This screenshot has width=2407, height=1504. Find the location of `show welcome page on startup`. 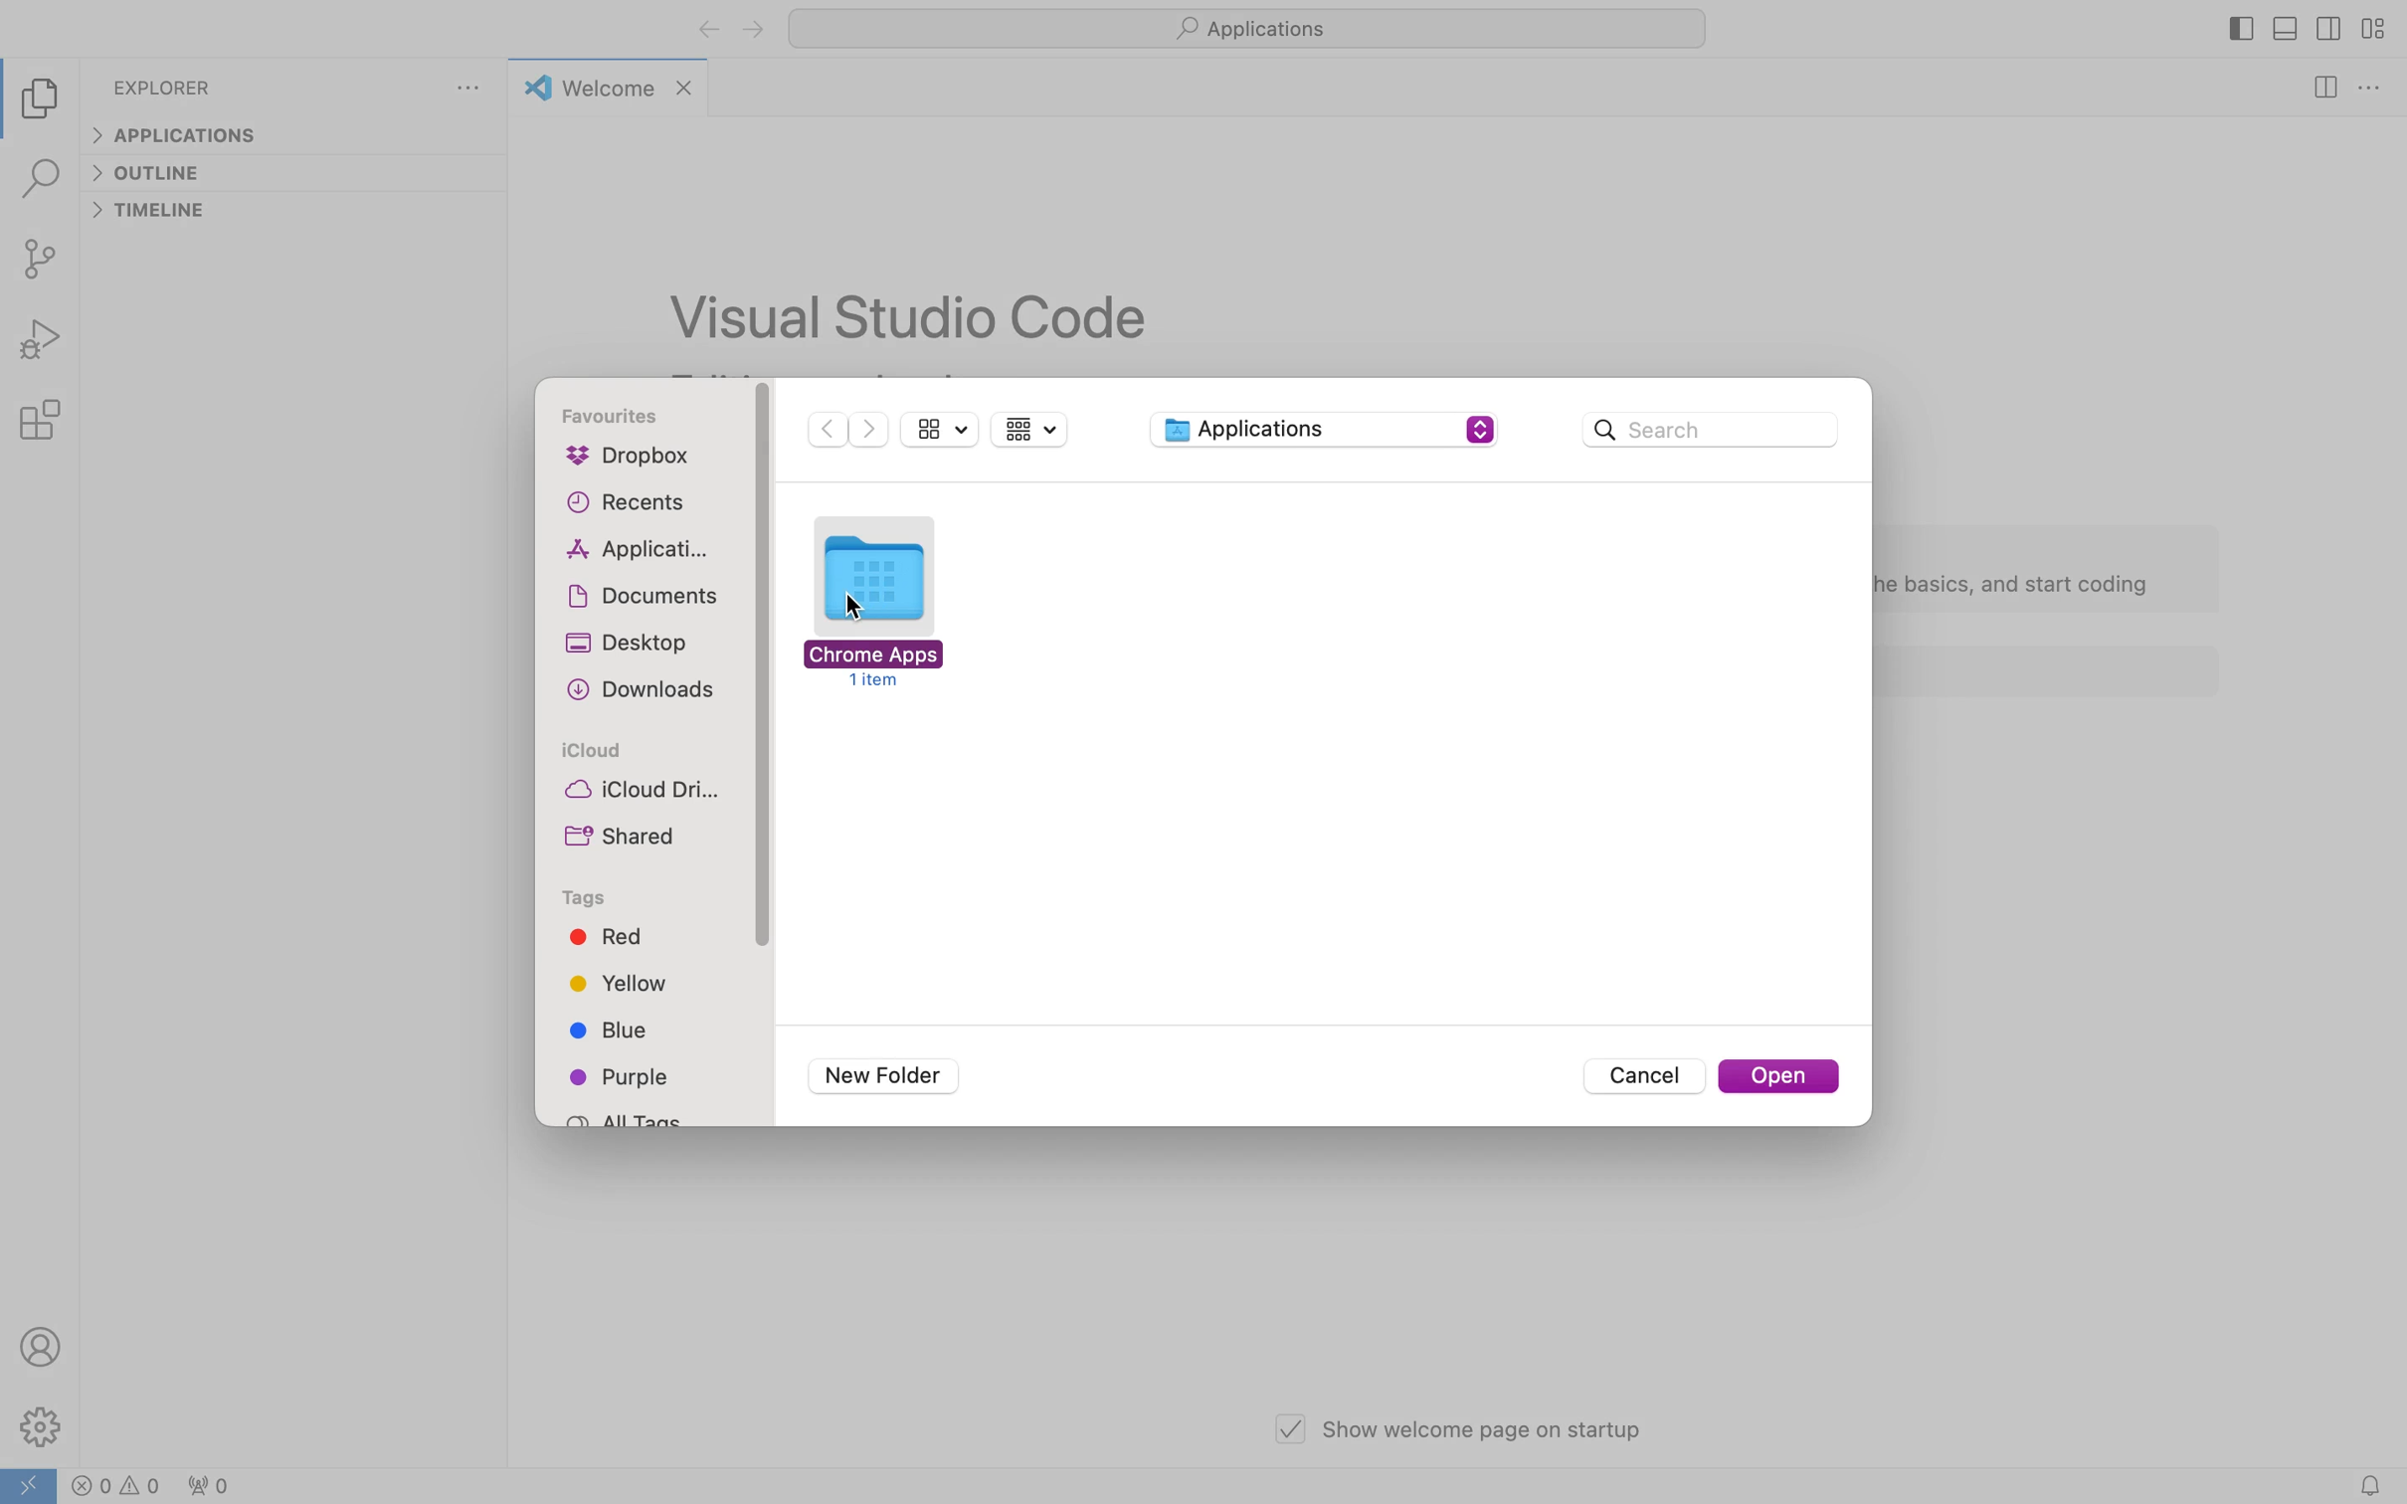

show welcome page on startup is located at coordinates (1457, 1428).